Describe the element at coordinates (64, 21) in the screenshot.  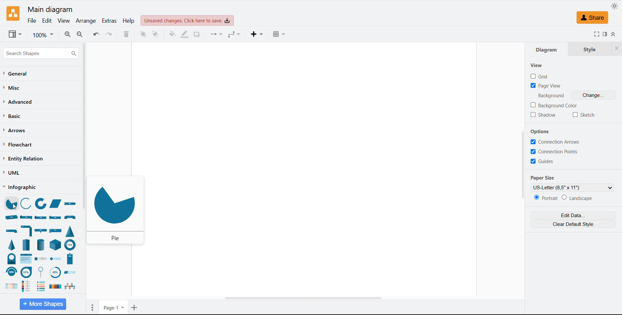
I see `view ` at that location.